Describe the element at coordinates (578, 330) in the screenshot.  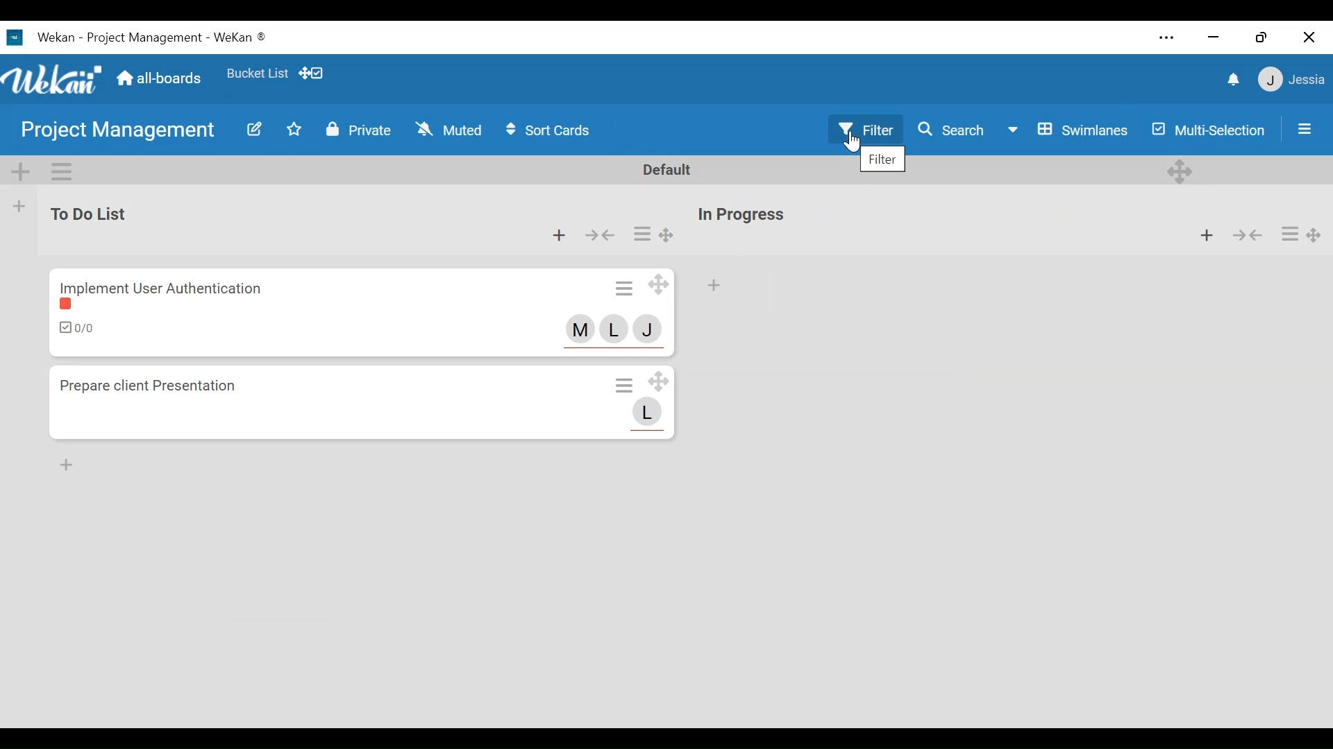
I see `member` at that location.